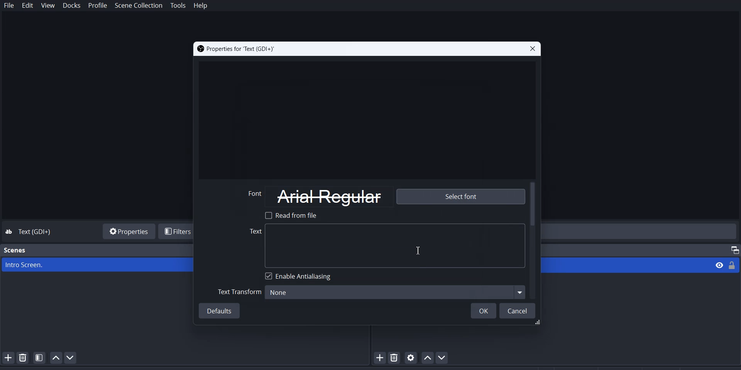  What do you see at coordinates (178, 6) in the screenshot?
I see `Tools` at bounding box center [178, 6].